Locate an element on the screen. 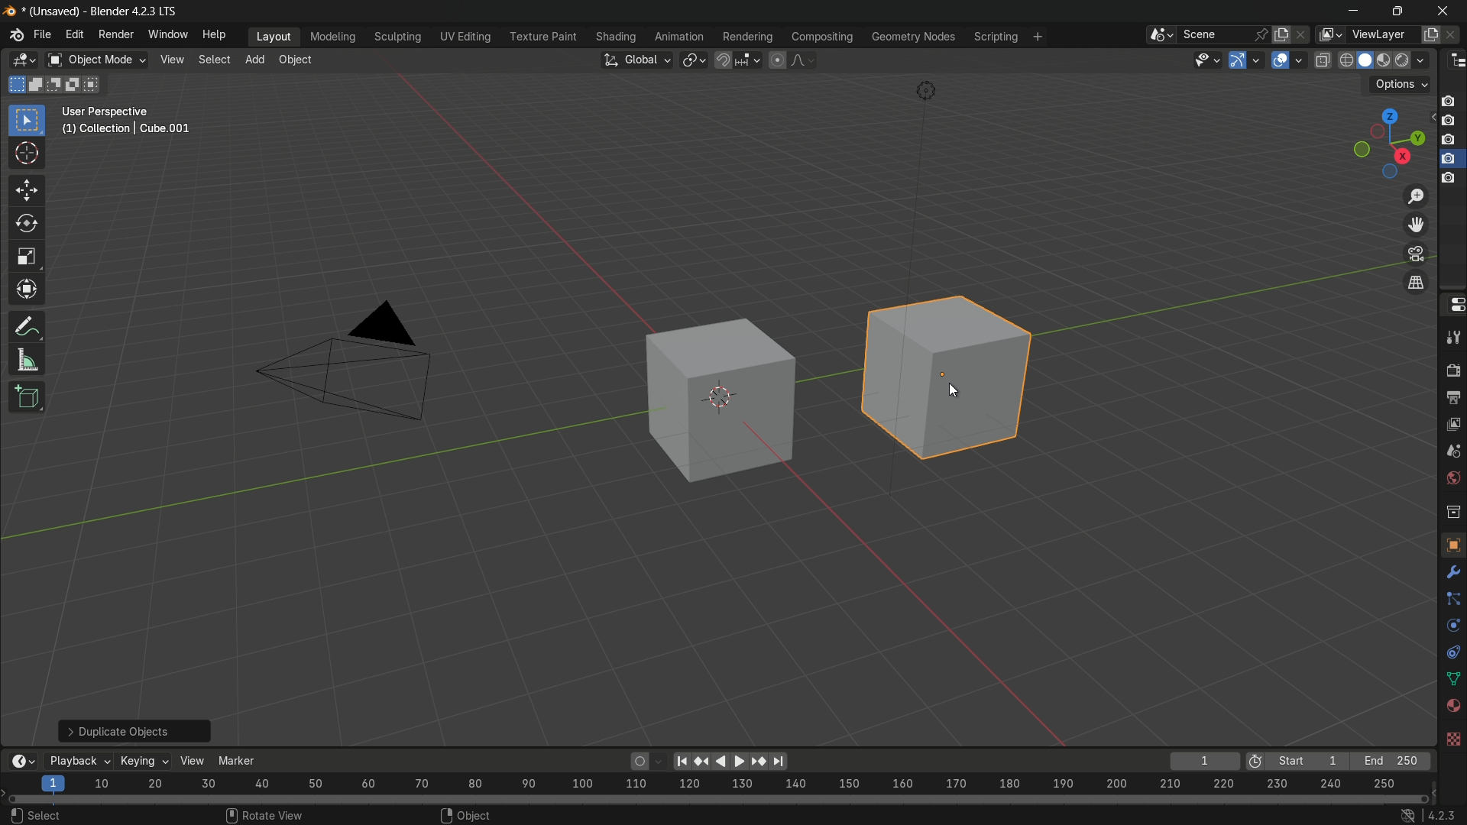 The image size is (1467, 825). intersect existing selection is located at coordinates (95, 86).